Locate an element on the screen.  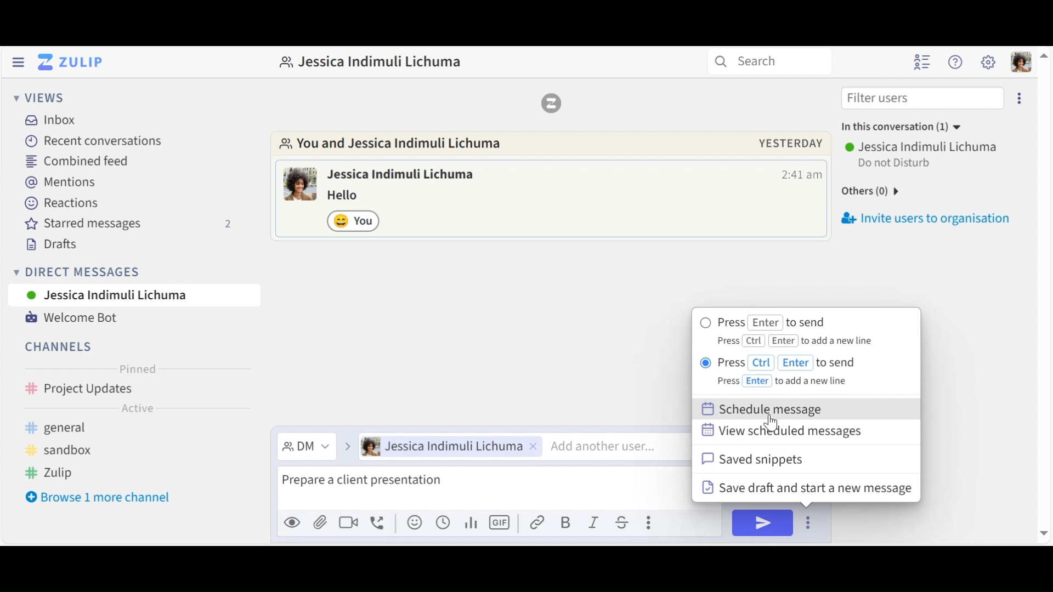
Strikethrough is located at coordinates (620, 522).